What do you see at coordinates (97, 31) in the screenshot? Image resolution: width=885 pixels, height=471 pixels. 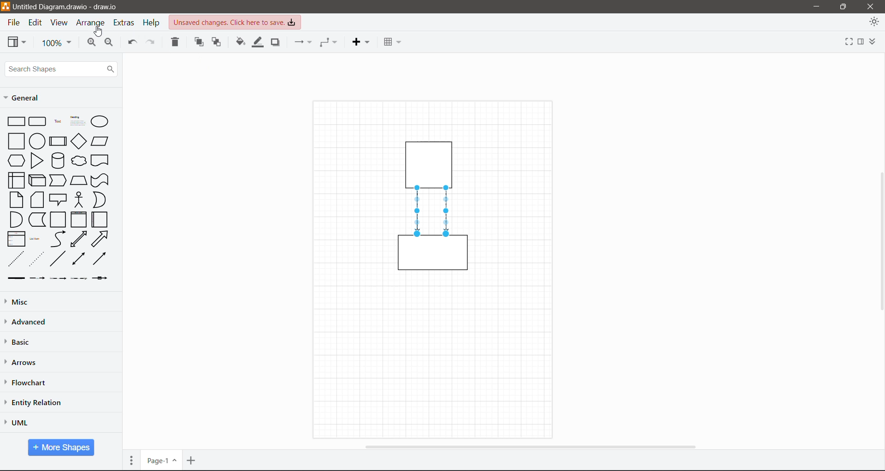 I see `Cursor` at bounding box center [97, 31].